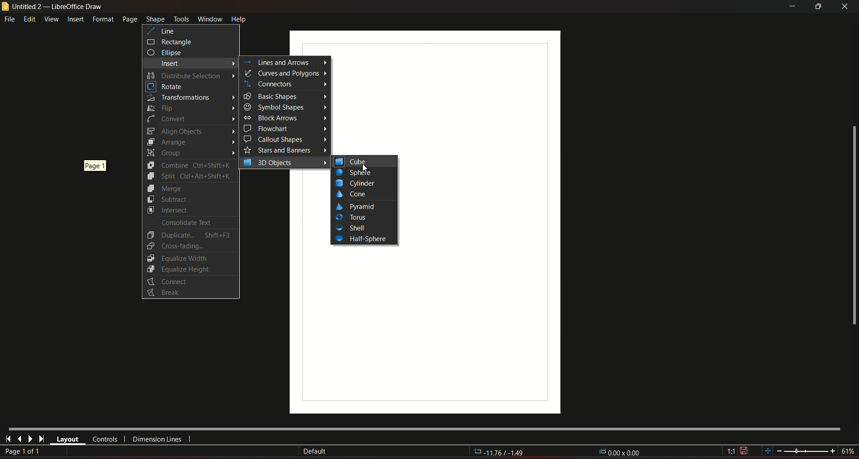  I want to click on Flowchart, so click(268, 128).